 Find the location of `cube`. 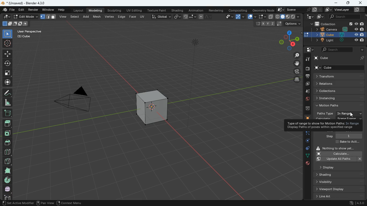

cube is located at coordinates (339, 34).